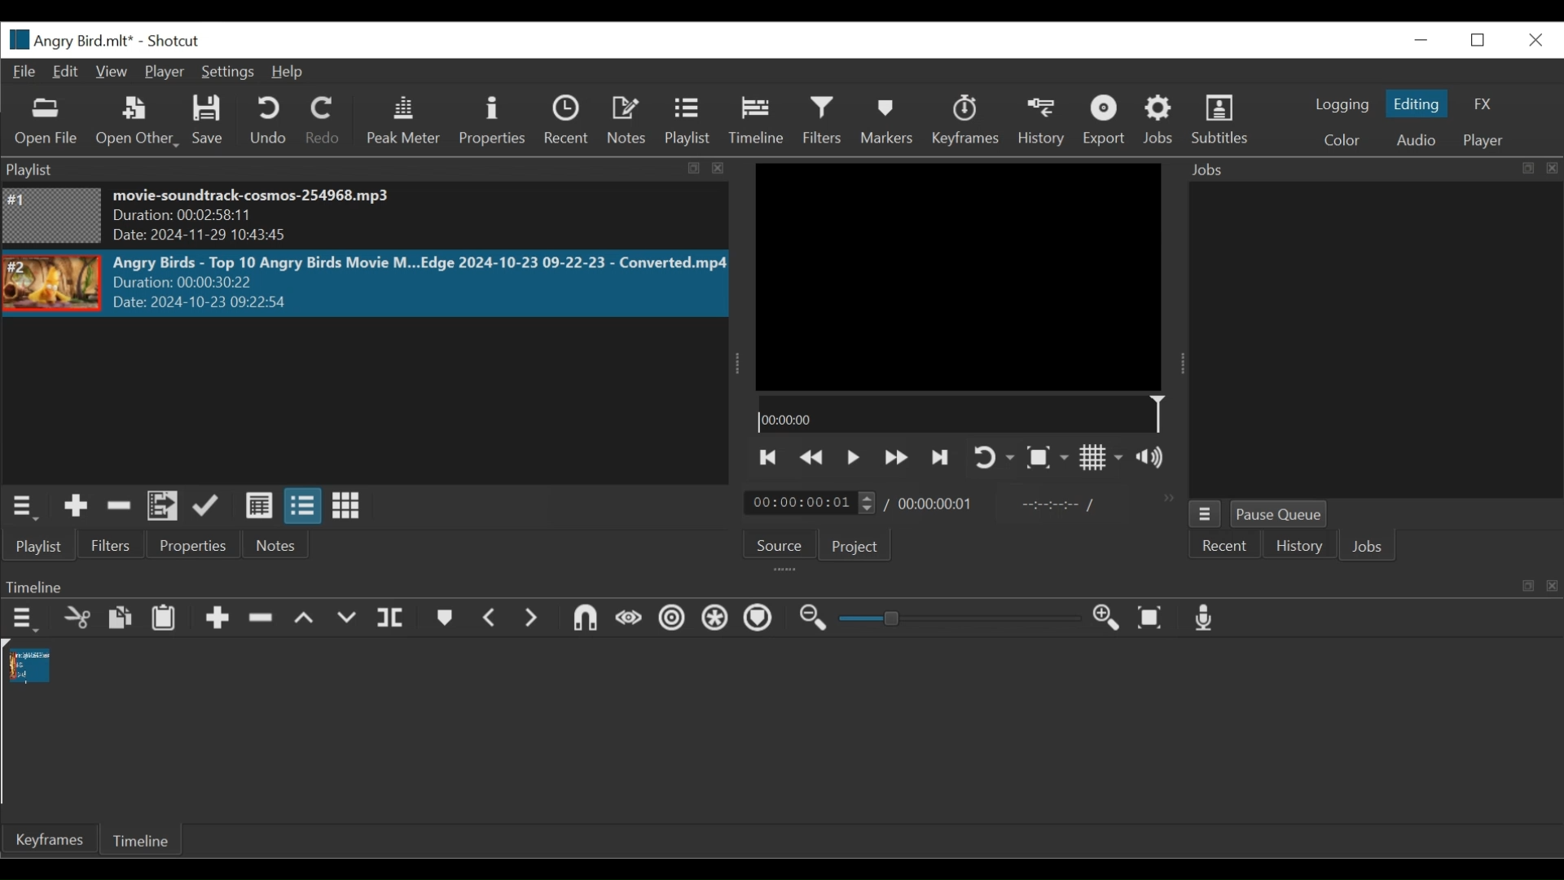 This screenshot has height=880, width=1564. I want to click on Zoom timeline to fit, so click(1153, 618).